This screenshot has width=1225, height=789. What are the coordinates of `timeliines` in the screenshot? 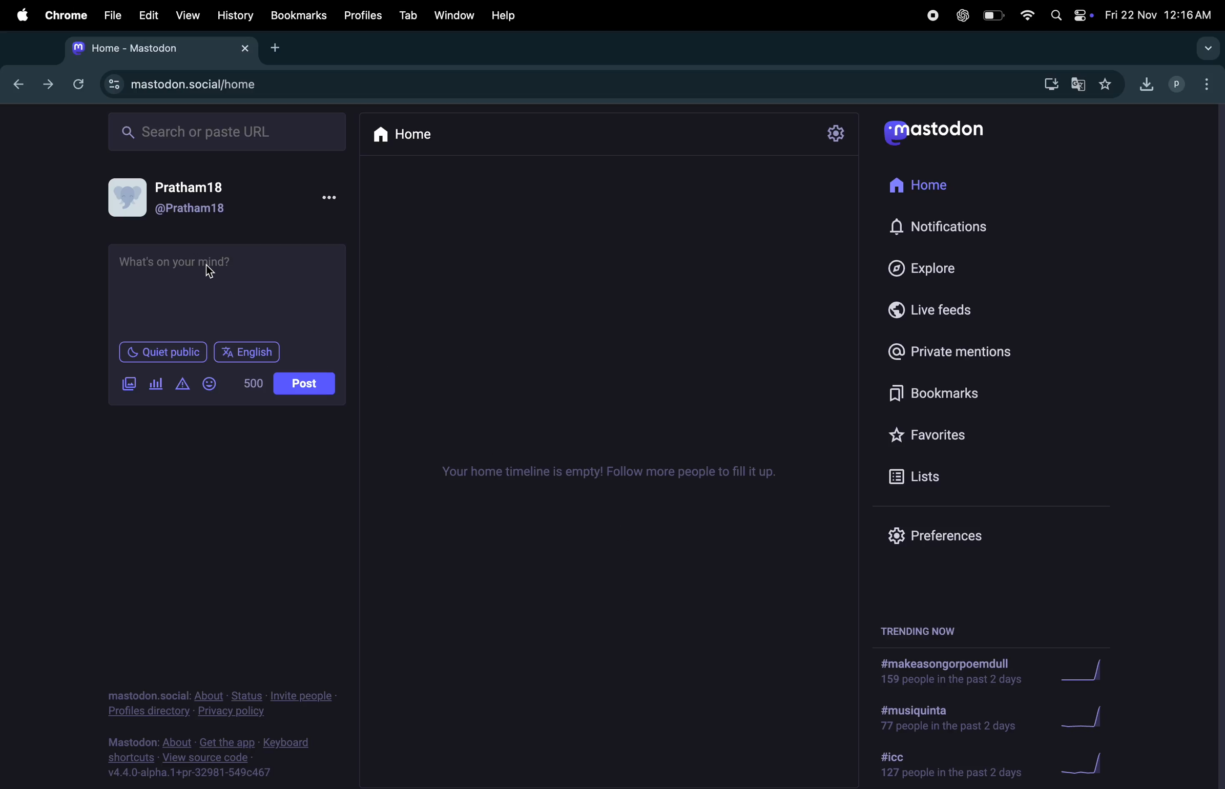 It's located at (619, 469).